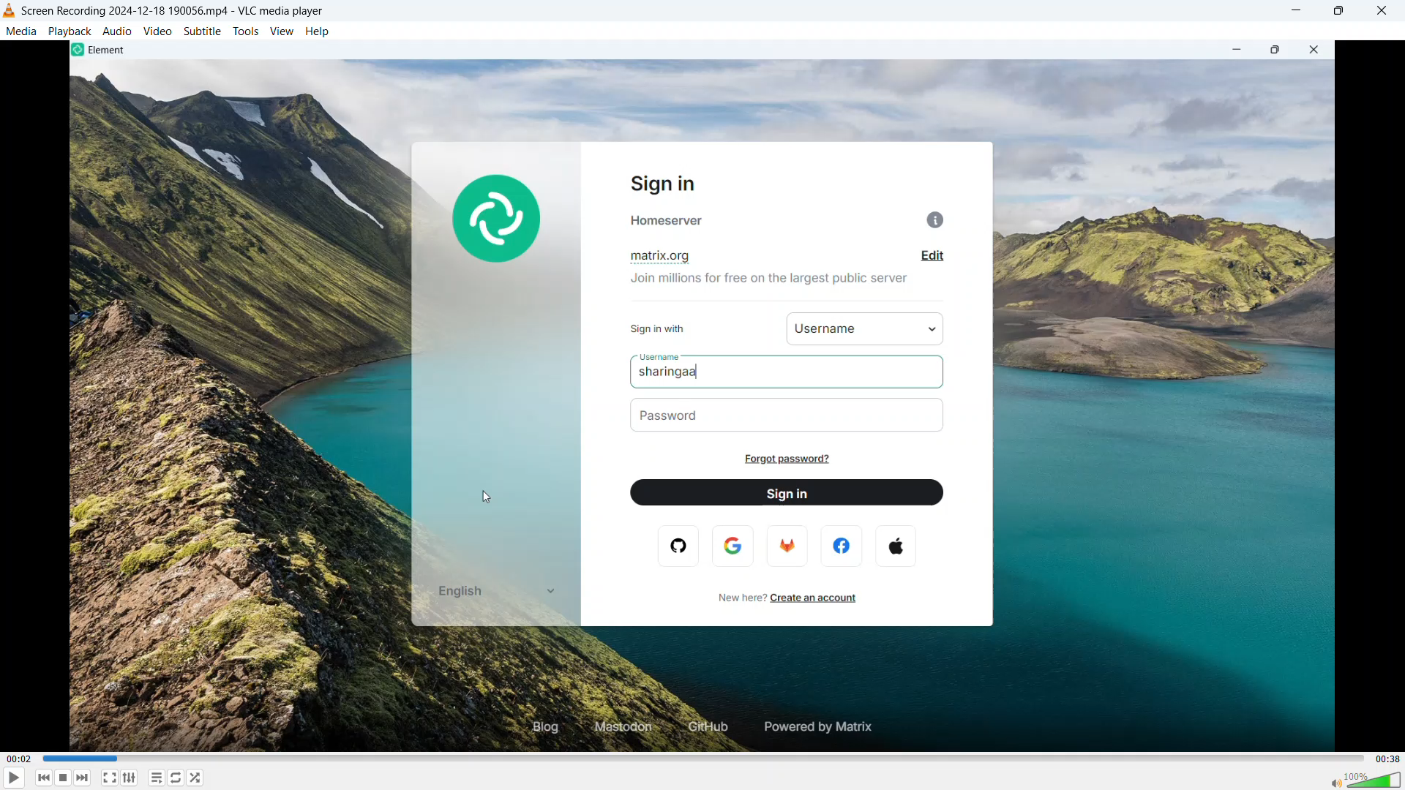  I want to click on Time bar , so click(708, 759).